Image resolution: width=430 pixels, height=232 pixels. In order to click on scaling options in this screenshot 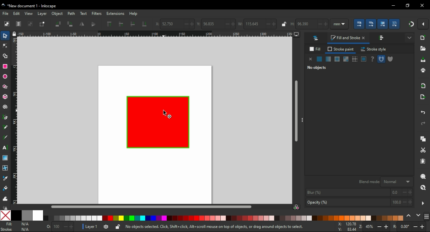, I will do `click(359, 23)`.